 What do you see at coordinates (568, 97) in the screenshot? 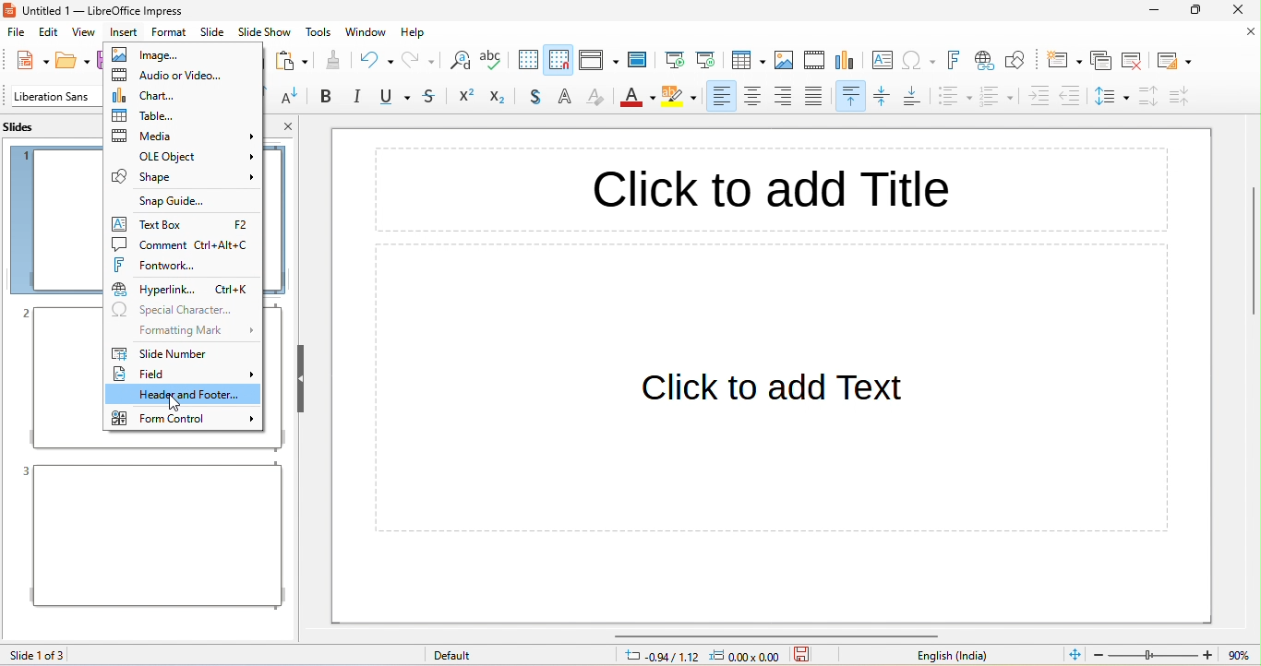
I see `apply outline attribute to font ` at bounding box center [568, 97].